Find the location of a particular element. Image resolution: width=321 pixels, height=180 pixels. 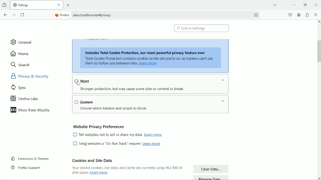

Checkbox  is located at coordinates (76, 81).